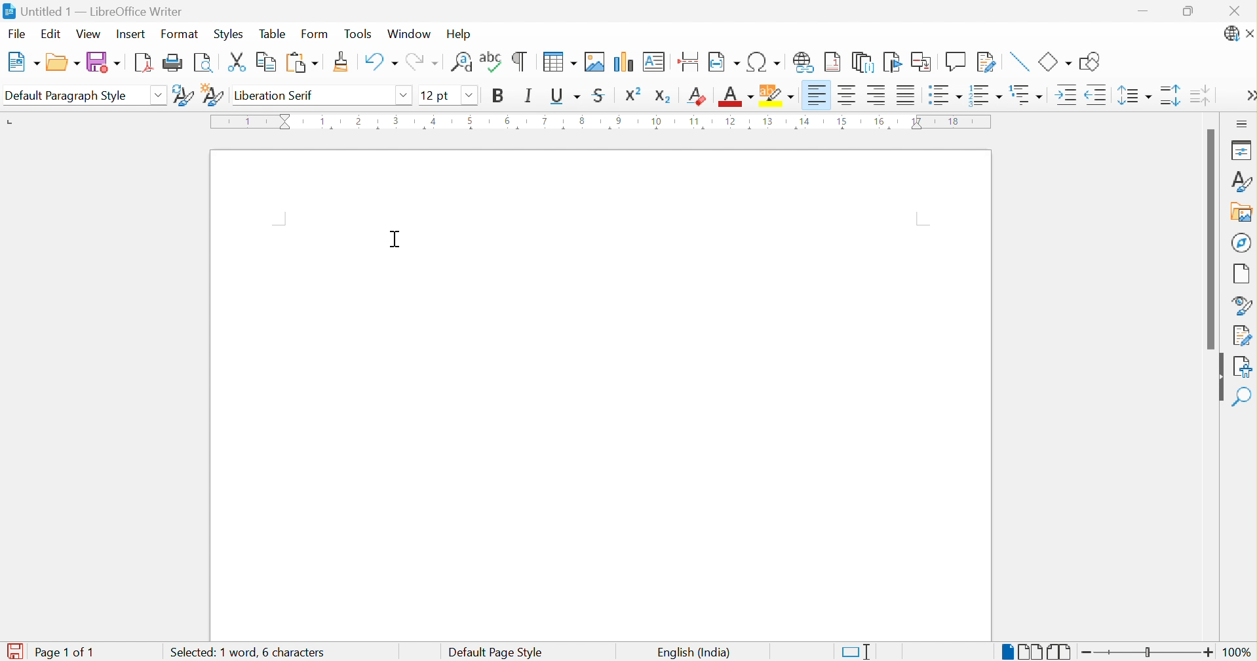 This screenshot has width=1257, height=661. What do you see at coordinates (1209, 239) in the screenshot?
I see `Scroll Bar` at bounding box center [1209, 239].